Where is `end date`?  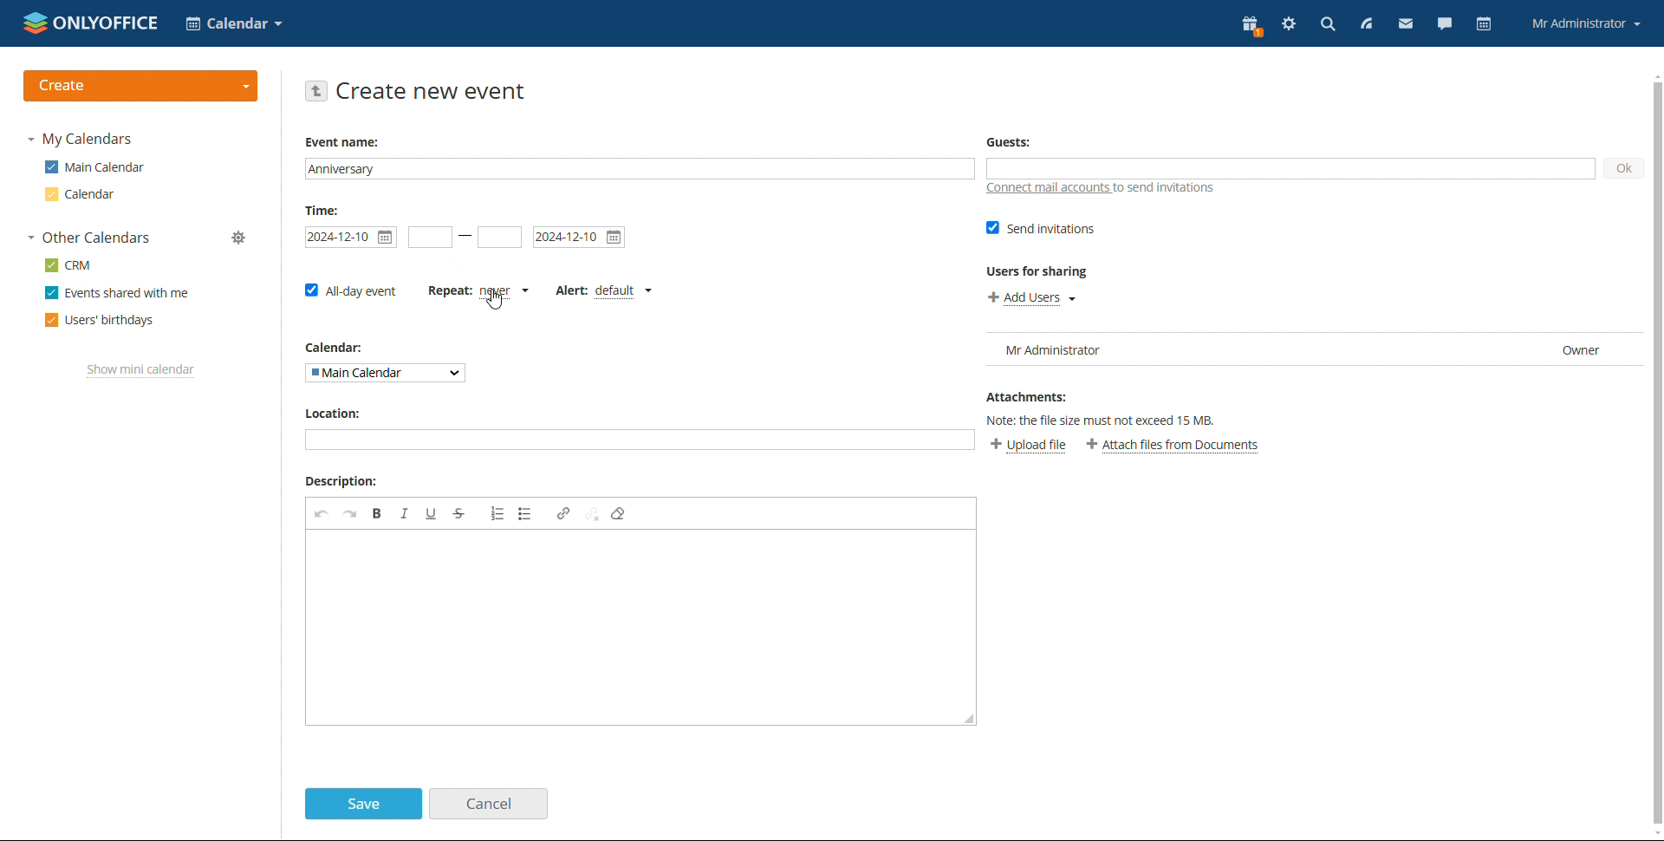
end date is located at coordinates (580, 238).